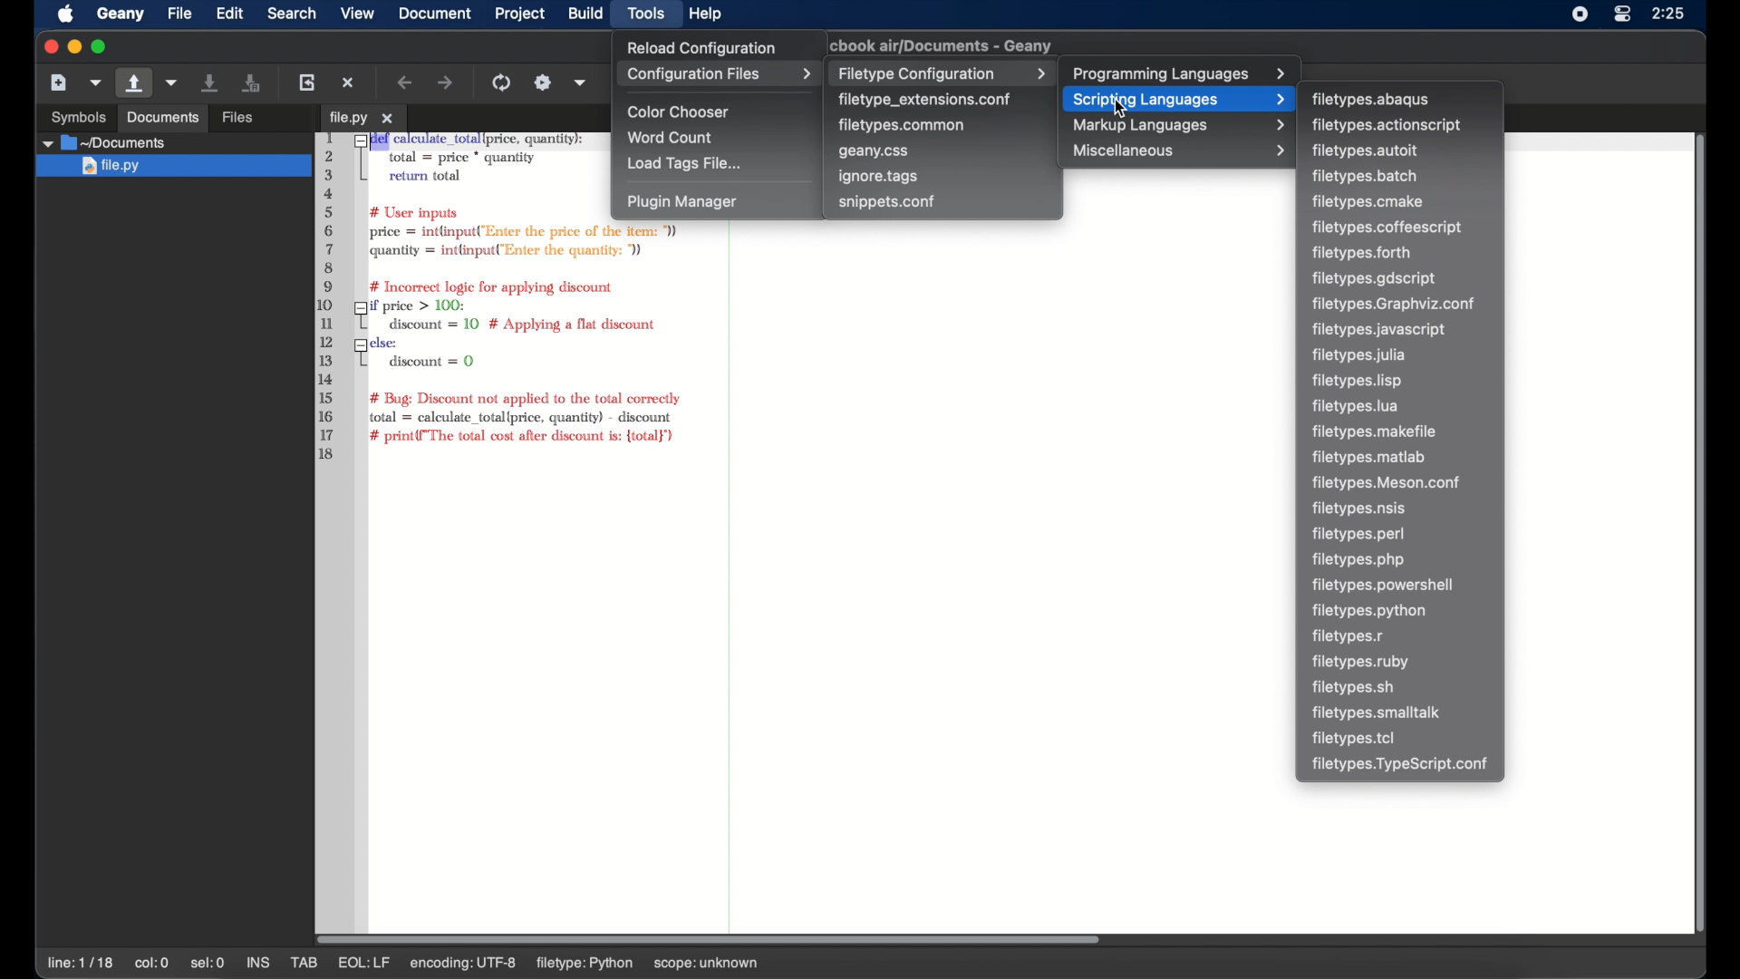 This screenshot has height=979, width=1740. What do you see at coordinates (1379, 329) in the screenshot?
I see `filetypes` at bounding box center [1379, 329].